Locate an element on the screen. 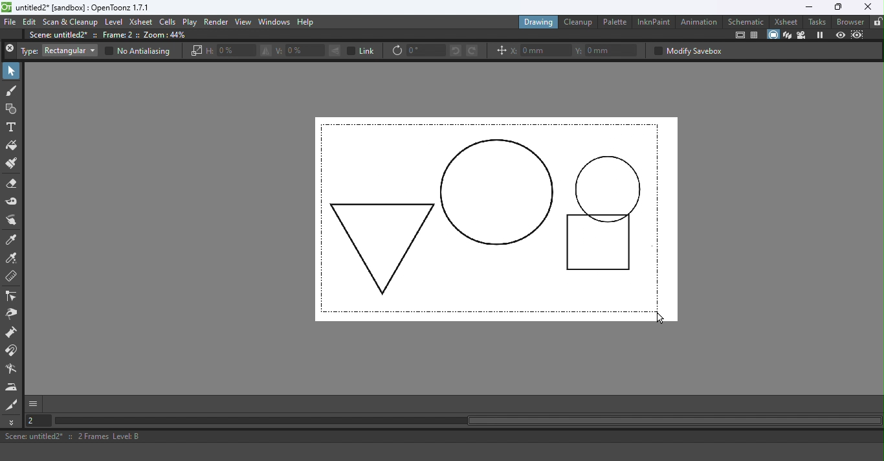 The height and width of the screenshot is (461, 884). Scale is located at coordinates (195, 51).